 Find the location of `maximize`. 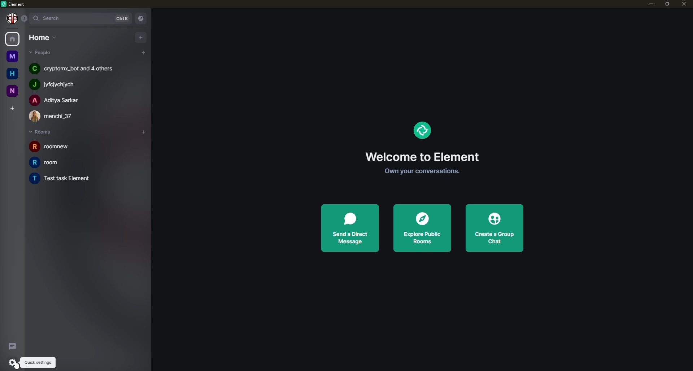

maximize is located at coordinates (667, 4).